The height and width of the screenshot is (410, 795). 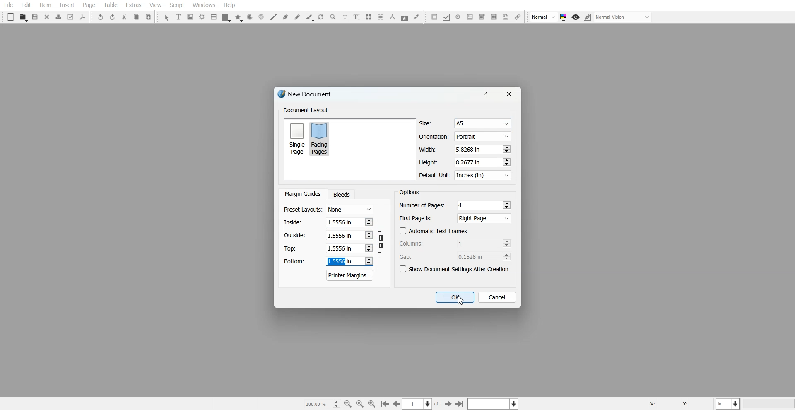 What do you see at coordinates (455, 218) in the screenshot?
I see `First Page is` at bounding box center [455, 218].